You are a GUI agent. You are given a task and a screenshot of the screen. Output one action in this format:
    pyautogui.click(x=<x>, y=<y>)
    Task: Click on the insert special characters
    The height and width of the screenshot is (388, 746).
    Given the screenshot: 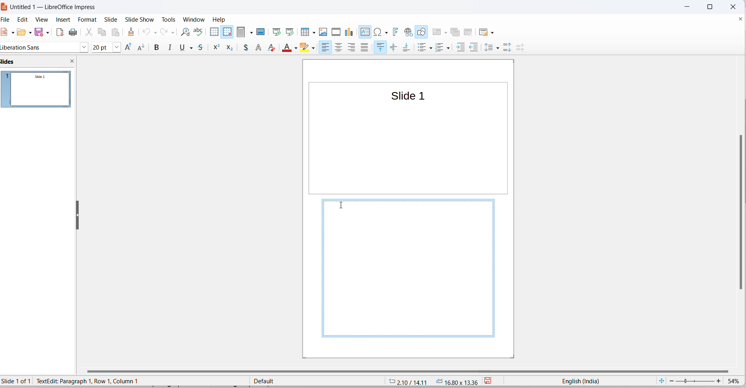 What is the action you would take?
    pyautogui.click(x=377, y=32)
    